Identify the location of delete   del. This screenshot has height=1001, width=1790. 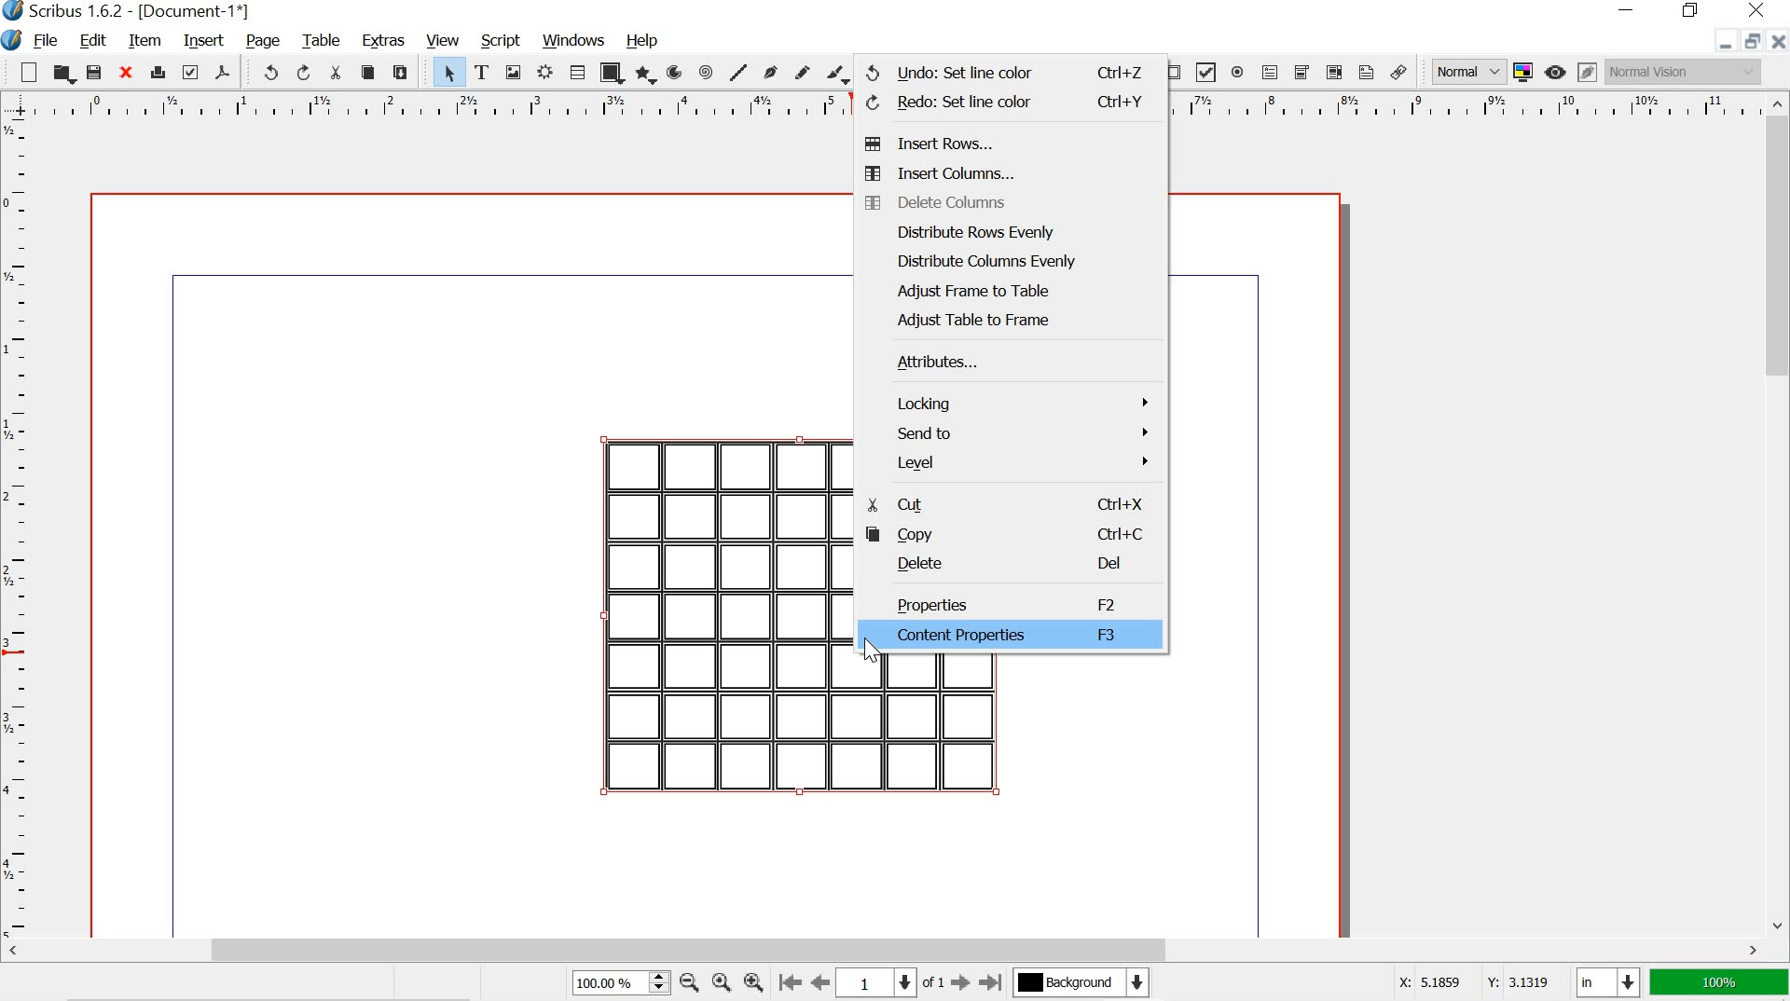
(1013, 564).